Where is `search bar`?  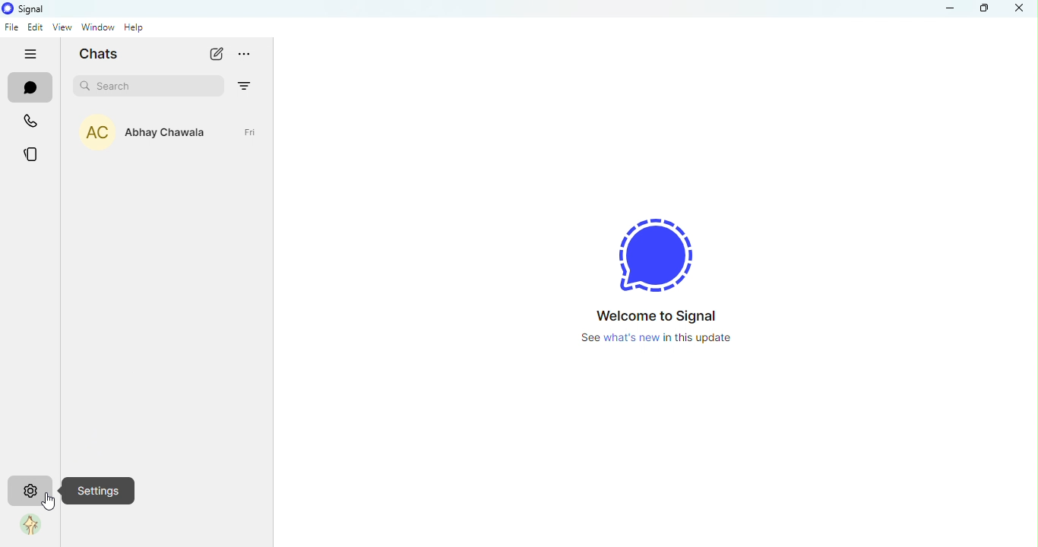 search bar is located at coordinates (152, 86).